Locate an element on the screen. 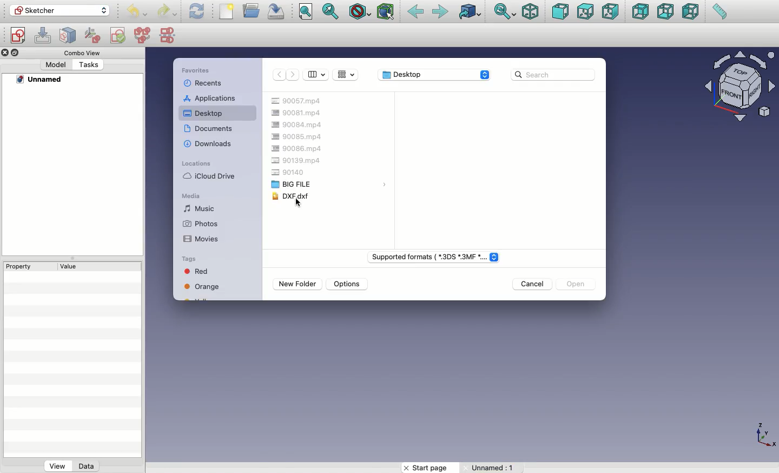 Image resolution: width=779 pixels, height=473 pixels. Locations is located at coordinates (197, 162).